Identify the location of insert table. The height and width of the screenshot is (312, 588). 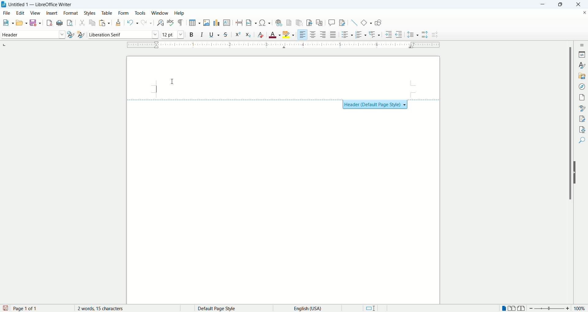
(195, 23).